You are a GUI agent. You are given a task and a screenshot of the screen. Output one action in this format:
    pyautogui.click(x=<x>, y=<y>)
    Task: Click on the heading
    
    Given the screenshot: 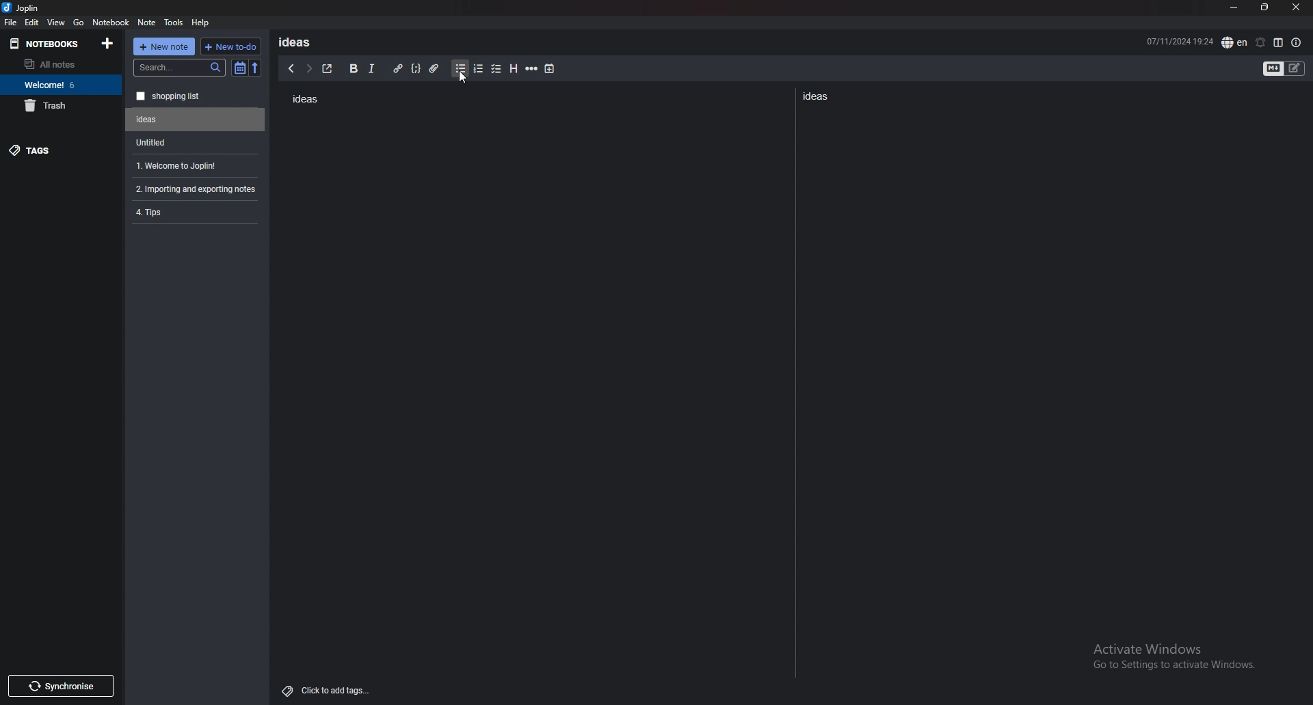 What is the action you would take?
    pyautogui.click(x=512, y=69)
    